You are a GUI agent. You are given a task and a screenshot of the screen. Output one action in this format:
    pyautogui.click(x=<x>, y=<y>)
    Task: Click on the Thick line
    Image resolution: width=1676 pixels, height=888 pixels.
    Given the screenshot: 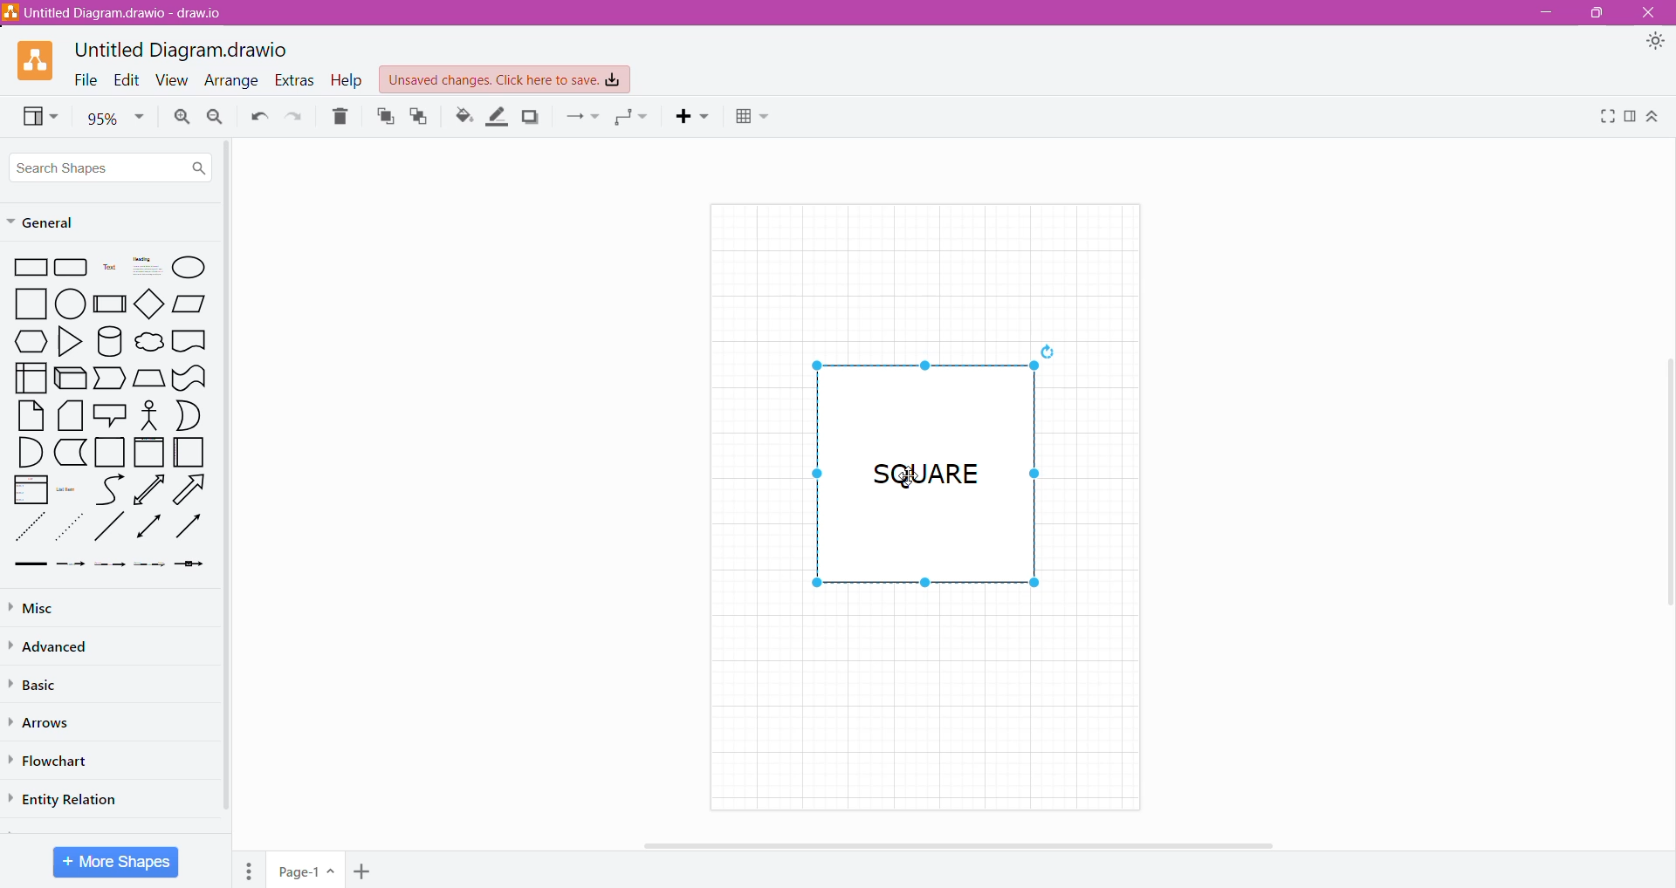 What is the action you would take?
    pyautogui.click(x=30, y=564)
    